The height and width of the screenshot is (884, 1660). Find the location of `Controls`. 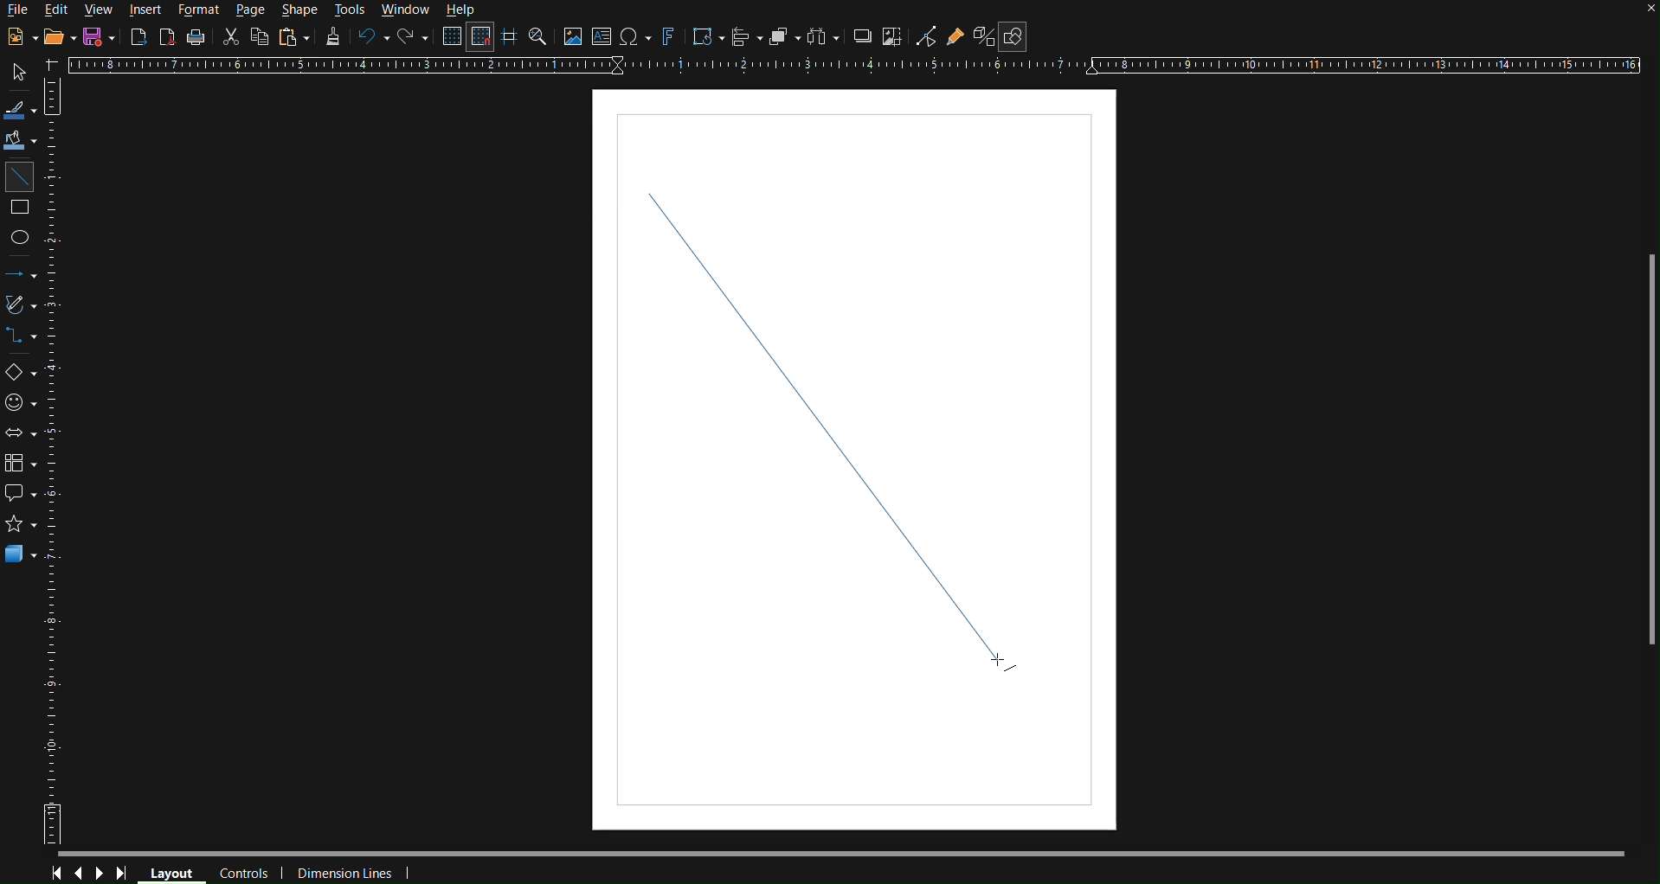

Controls is located at coordinates (242, 874).